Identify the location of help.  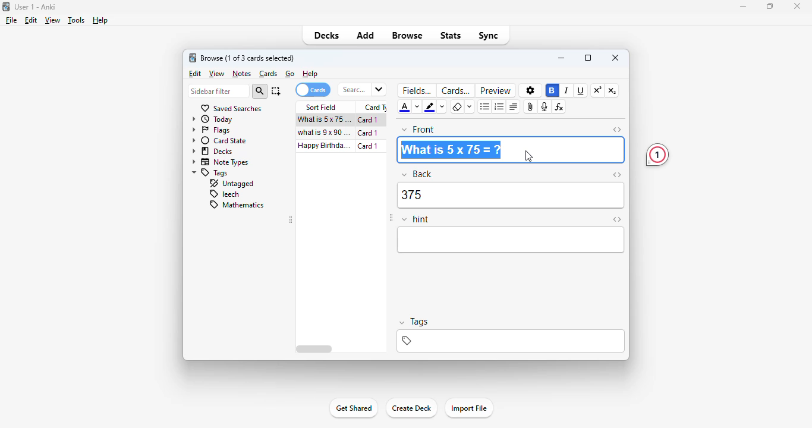
(310, 74).